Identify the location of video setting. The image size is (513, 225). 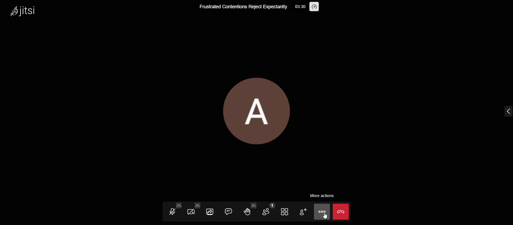
(197, 203).